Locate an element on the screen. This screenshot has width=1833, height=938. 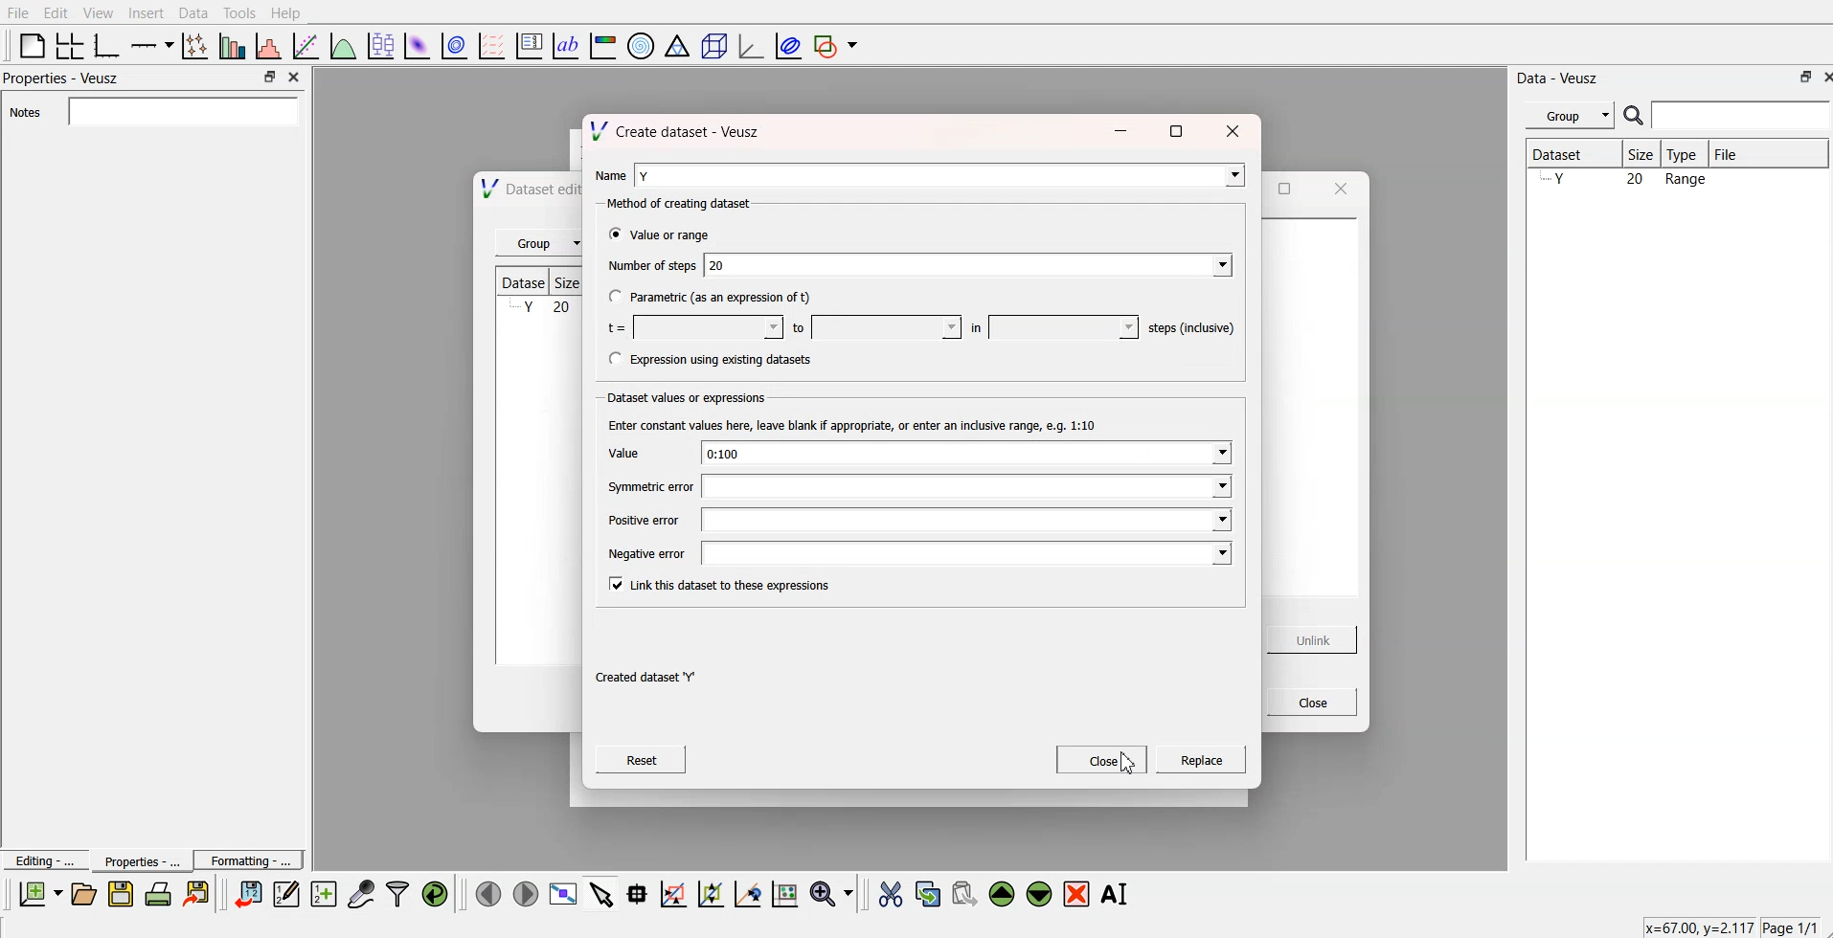
click to recentre graph axes is located at coordinates (749, 891).